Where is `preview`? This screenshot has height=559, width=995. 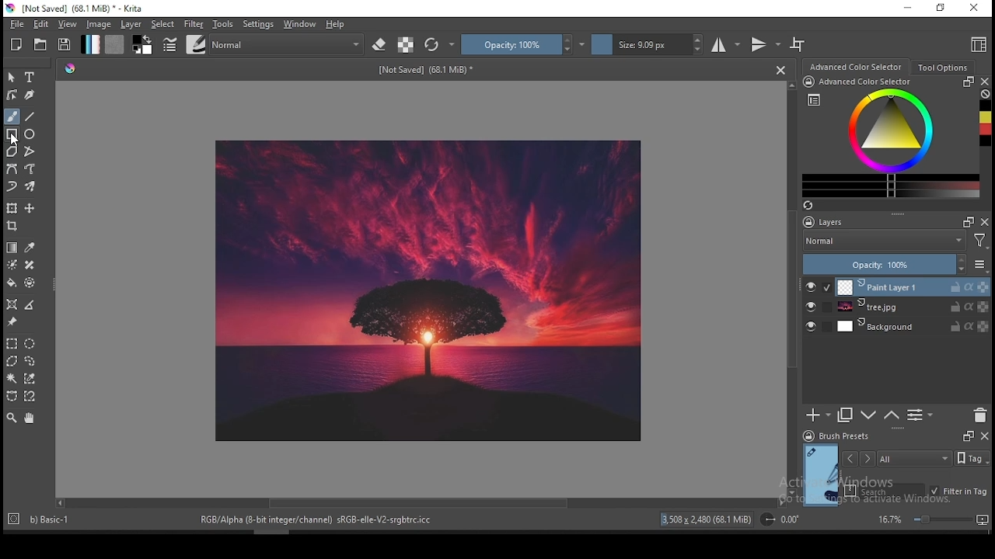
preview is located at coordinates (819, 474).